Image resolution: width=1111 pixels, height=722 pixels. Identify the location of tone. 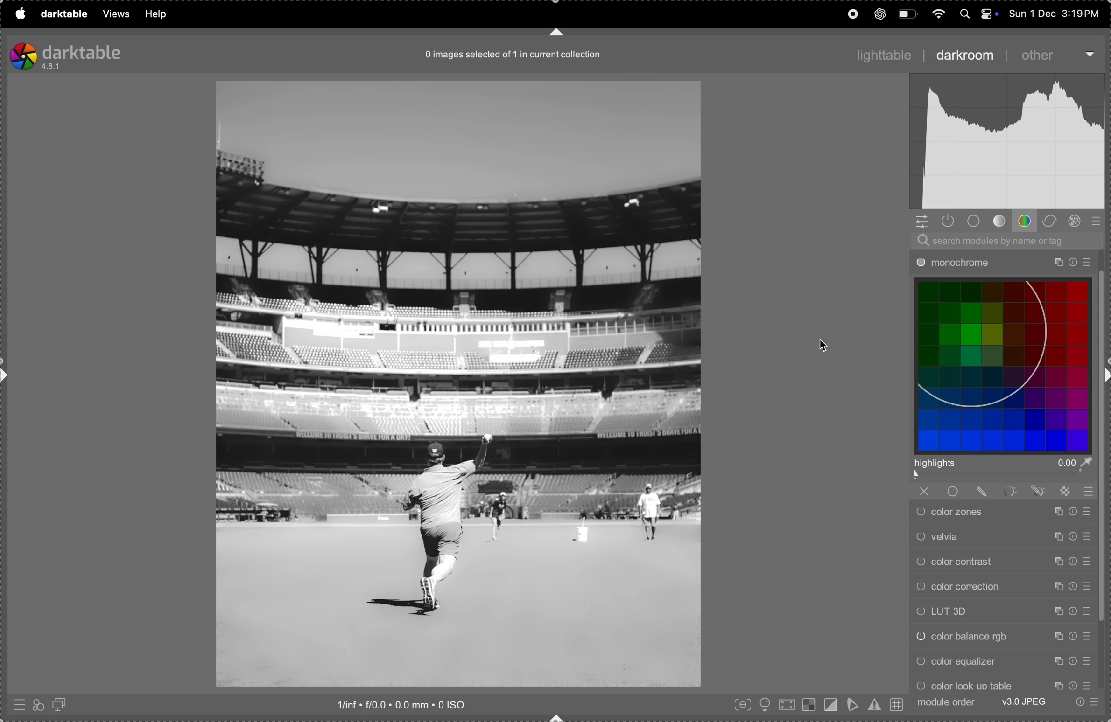
(1001, 221).